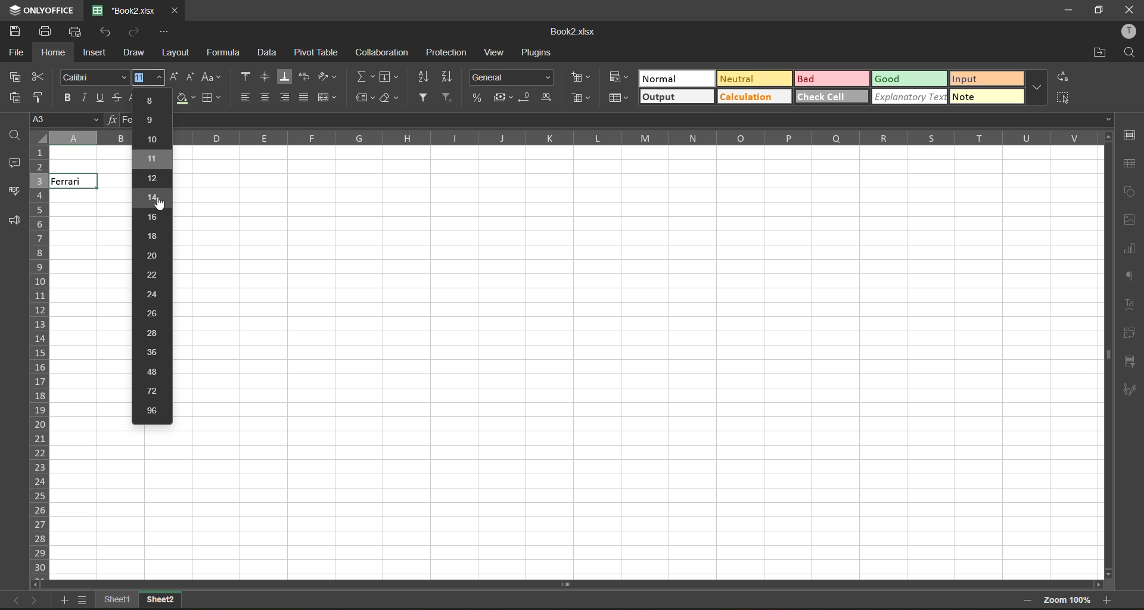 This screenshot has height=610, width=1144. I want to click on underline, so click(104, 98).